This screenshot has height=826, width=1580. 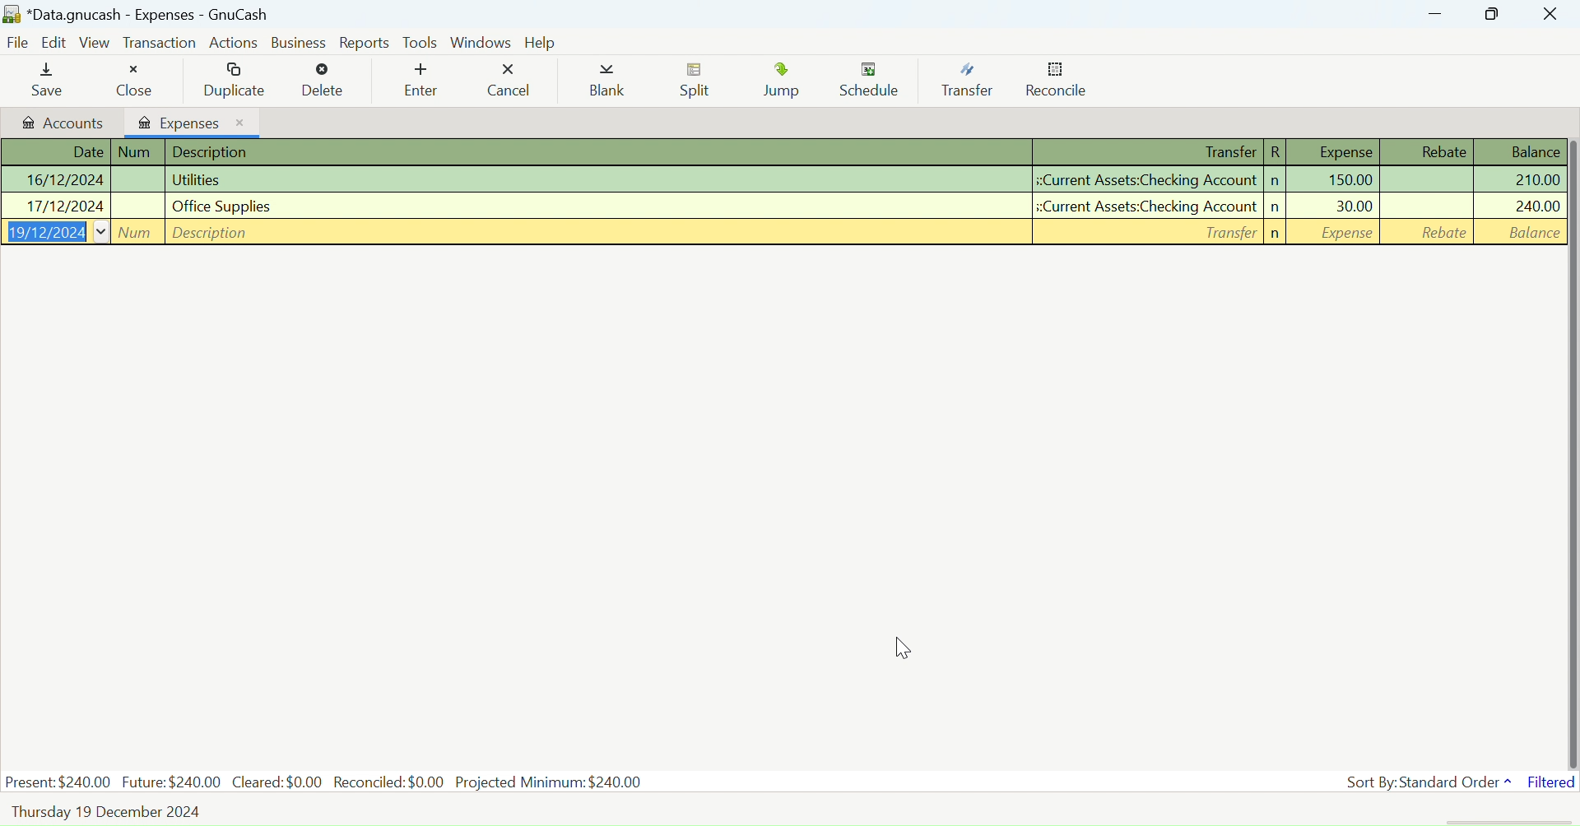 What do you see at coordinates (699, 82) in the screenshot?
I see `Split` at bounding box center [699, 82].